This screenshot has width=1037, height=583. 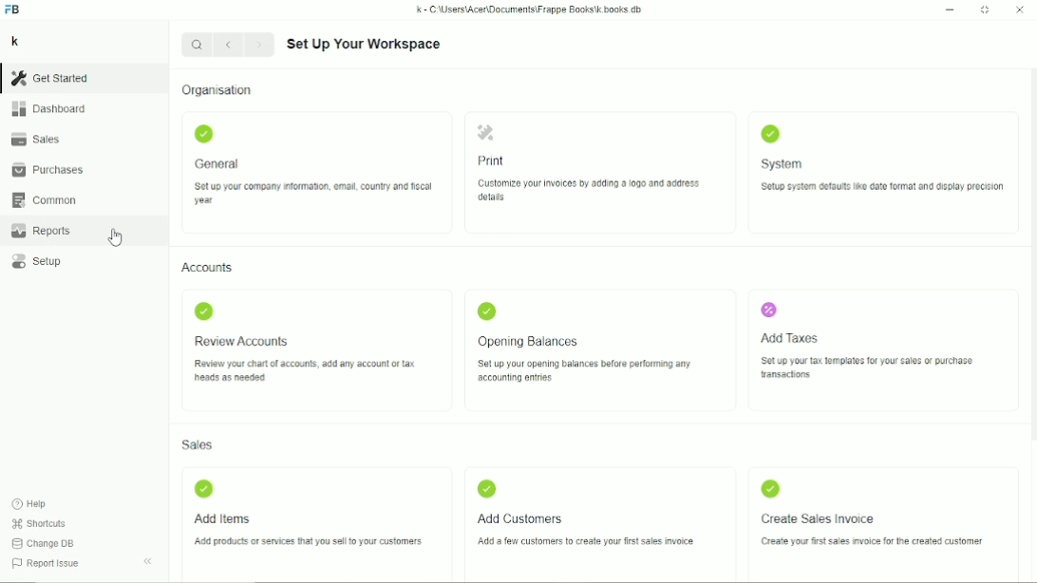 I want to click on Review accounts review your chart of accounts, add any account or tax heads as needed., so click(x=303, y=342).